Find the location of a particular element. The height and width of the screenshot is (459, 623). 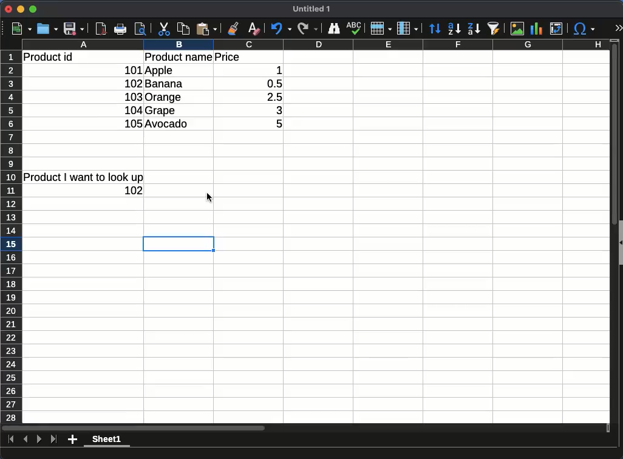

column is located at coordinates (316, 44).